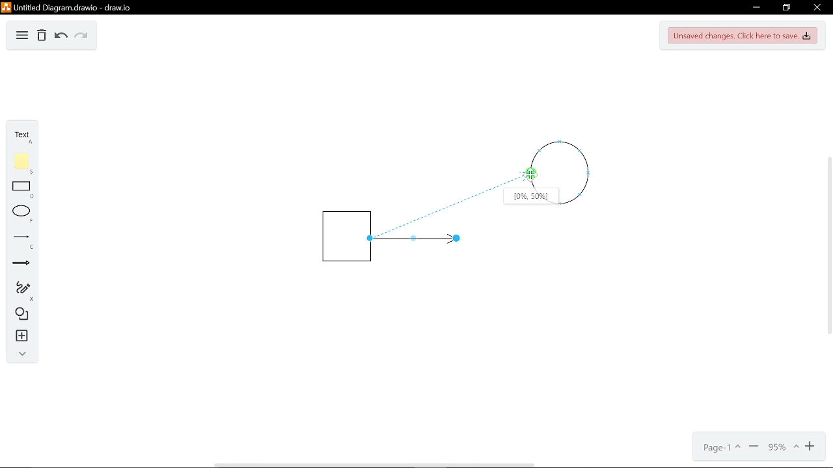 The image size is (833, 468). I want to click on Current zoom, so click(784, 447).